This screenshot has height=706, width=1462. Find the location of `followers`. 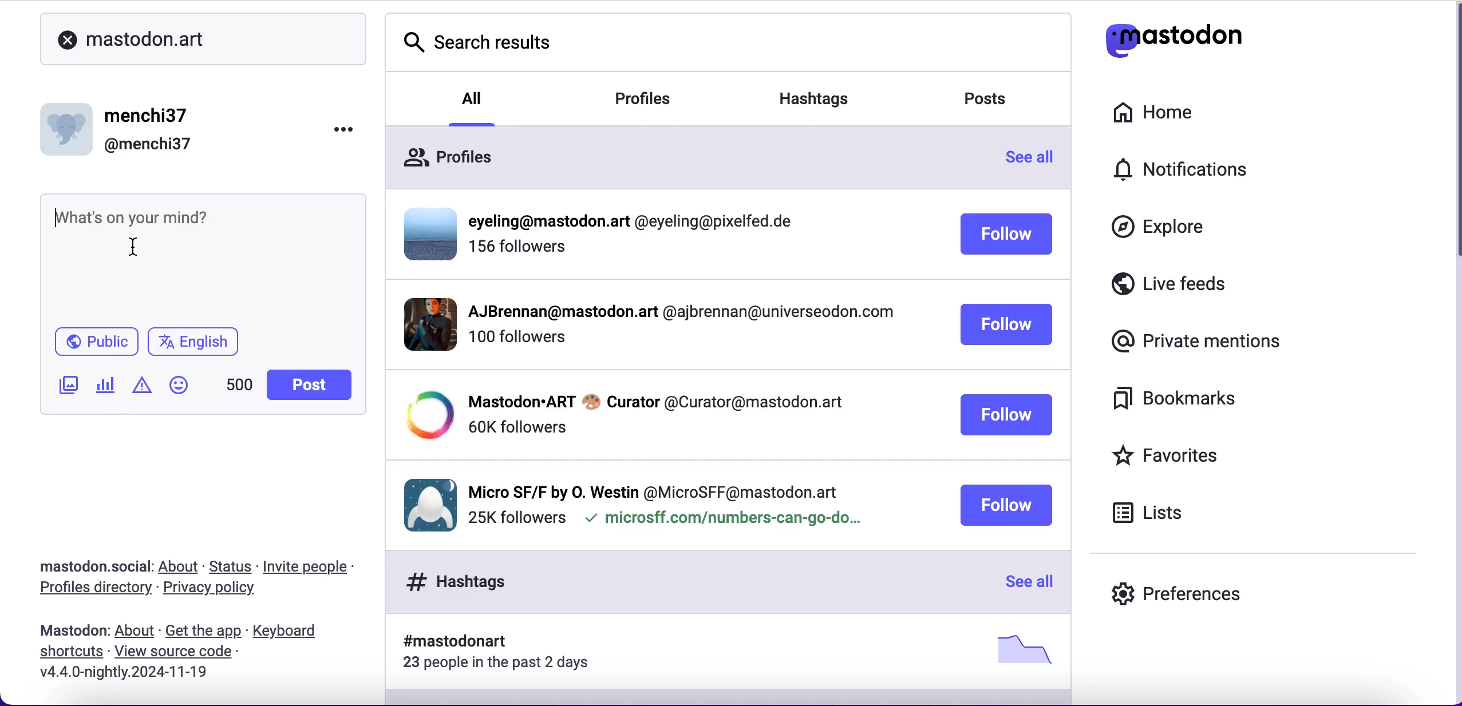

followers is located at coordinates (516, 518).